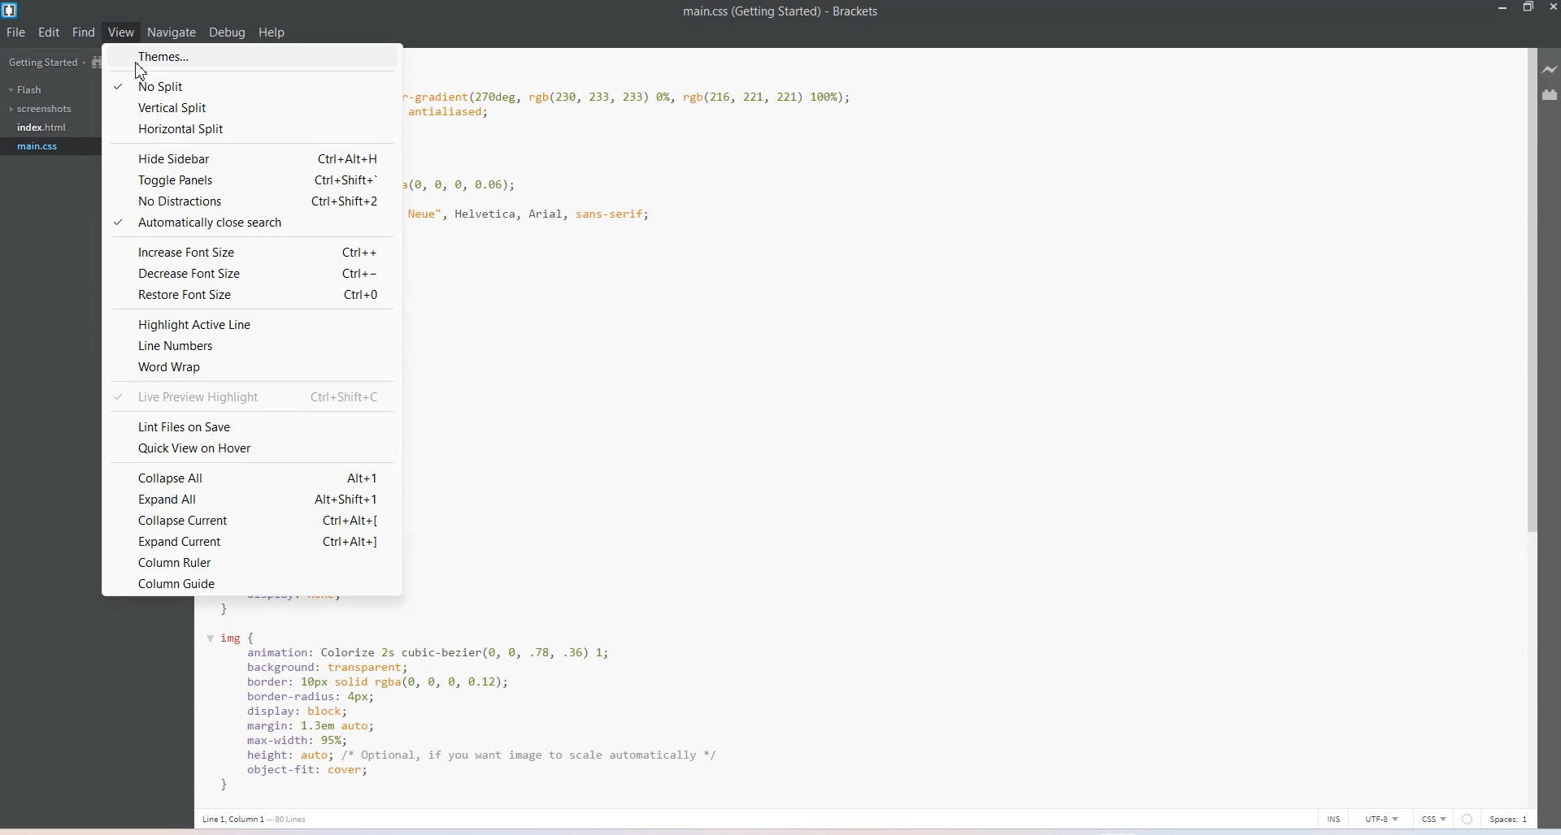  Describe the element at coordinates (1511, 819) in the screenshot. I see `Spaces 1` at that location.